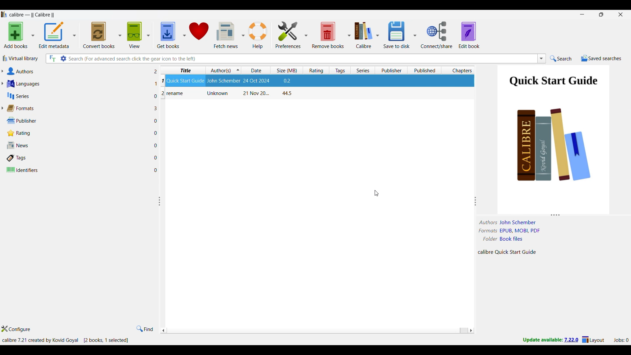 The width and height of the screenshot is (631, 355). Describe the element at coordinates (162, 232) in the screenshot. I see `Change width of panels attached to this line` at that location.